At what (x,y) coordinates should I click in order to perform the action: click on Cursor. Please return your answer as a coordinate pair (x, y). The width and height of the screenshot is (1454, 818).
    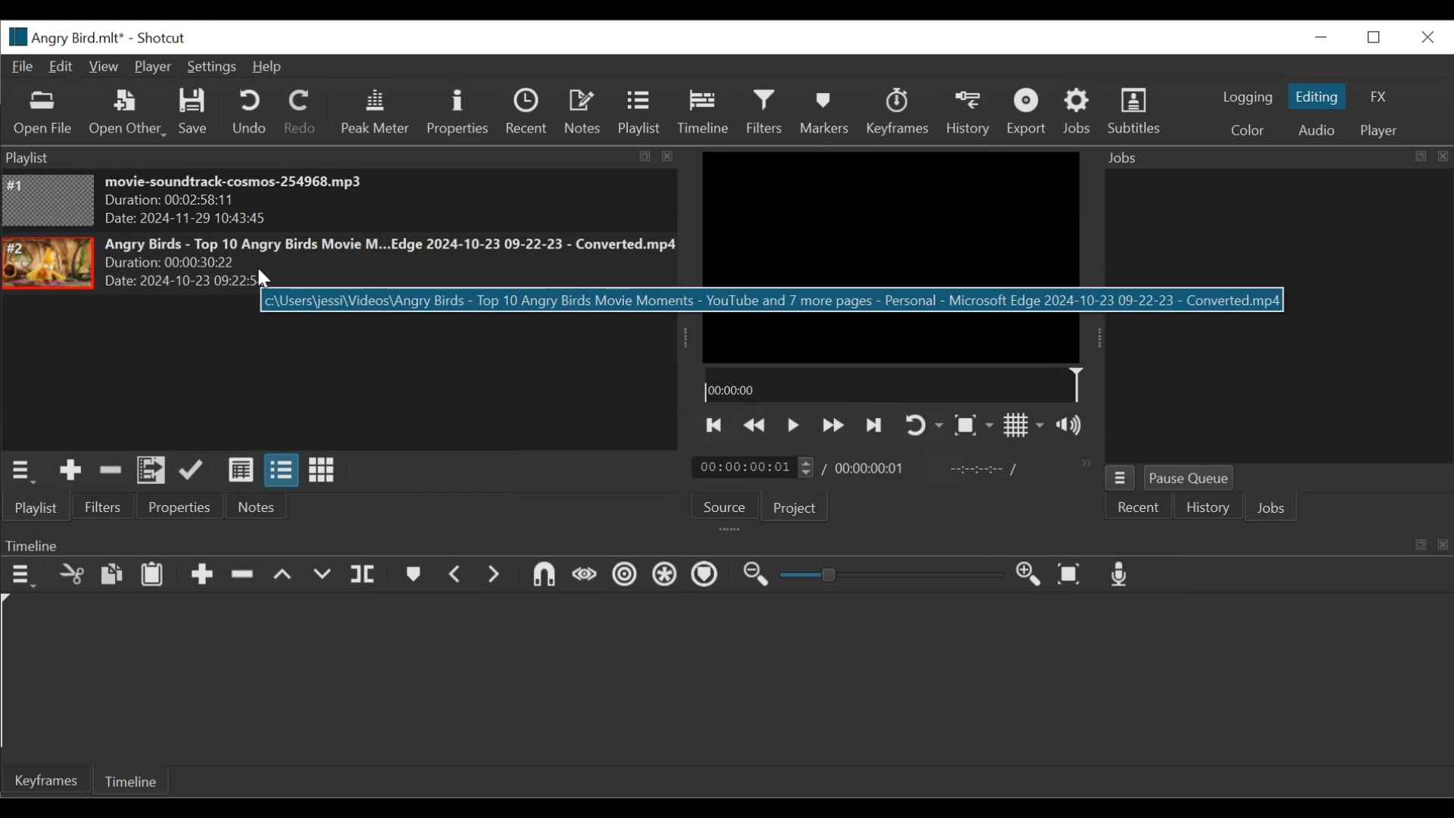
    Looking at the image, I should click on (261, 280).